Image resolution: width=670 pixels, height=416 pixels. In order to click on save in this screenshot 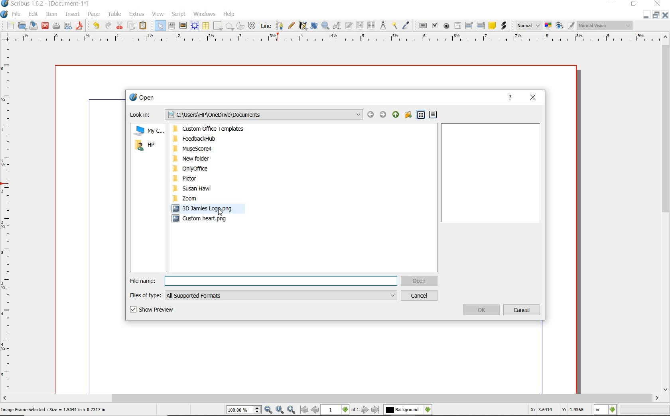, I will do `click(34, 25)`.